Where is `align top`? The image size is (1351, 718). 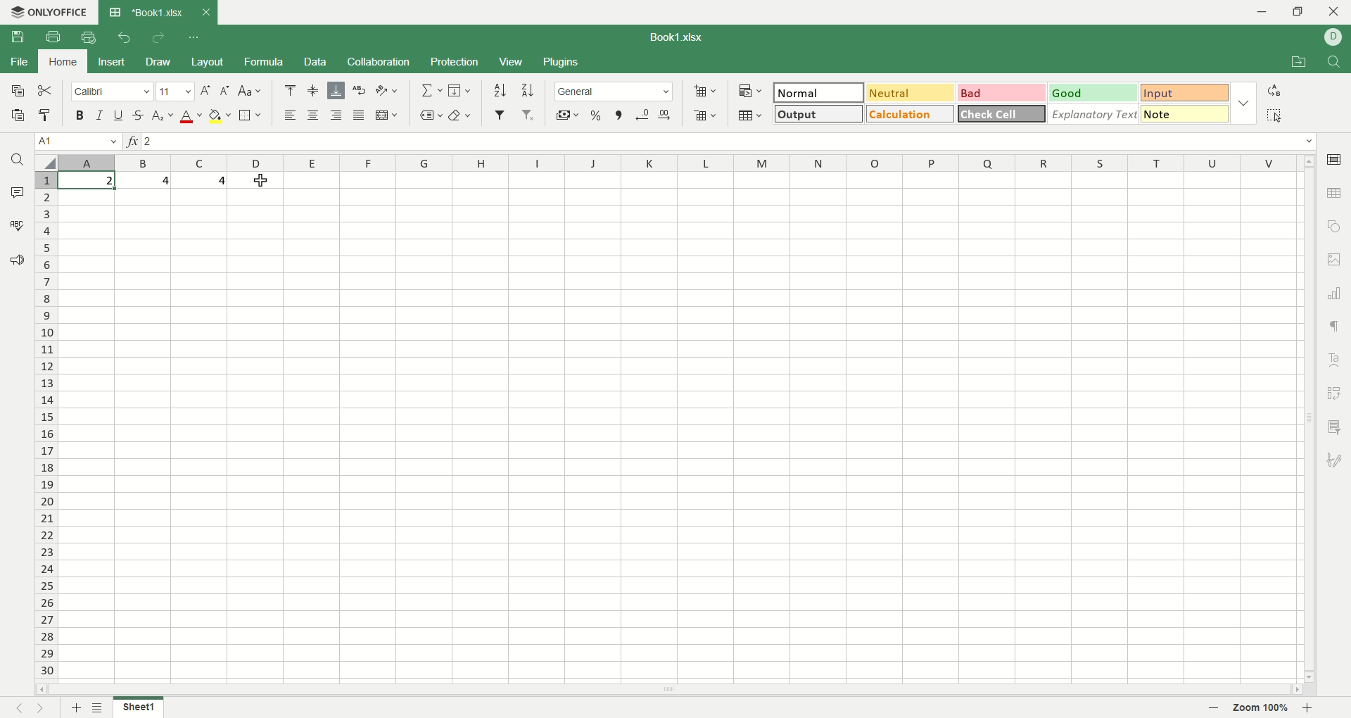 align top is located at coordinates (292, 89).